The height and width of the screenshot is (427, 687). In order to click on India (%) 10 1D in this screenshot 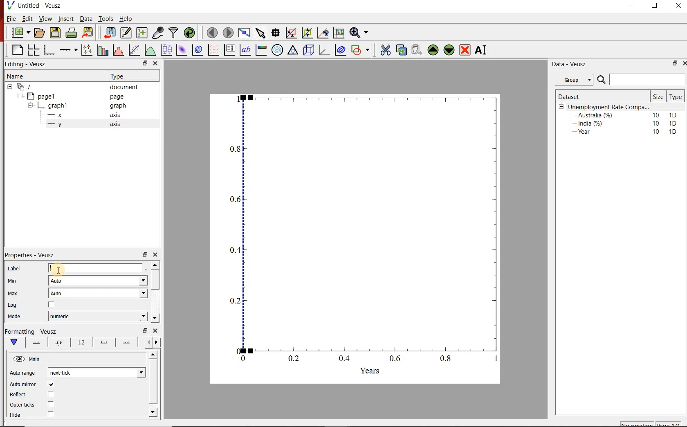, I will do `click(628, 123)`.